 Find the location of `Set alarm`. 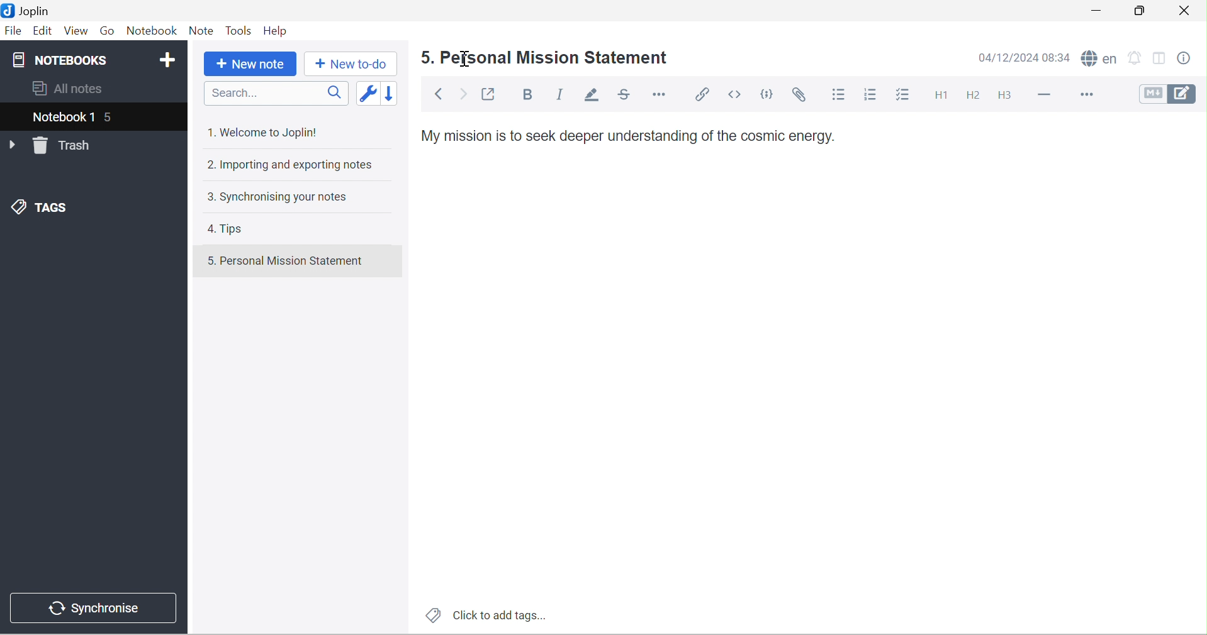

Set alarm is located at coordinates (1136, 59).